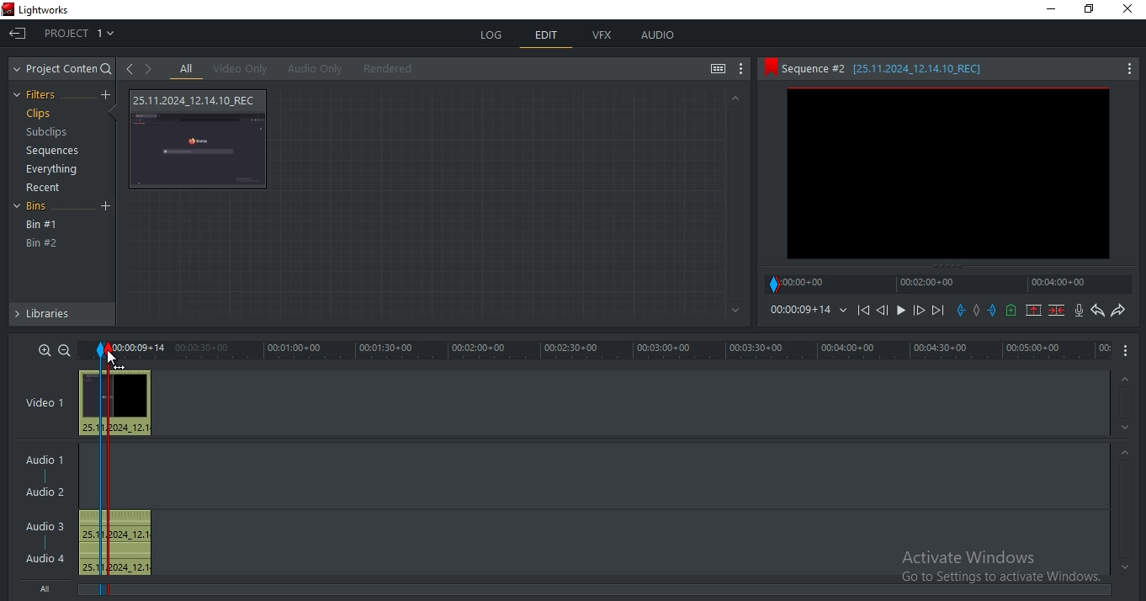 This screenshot has width=1146, height=601. What do you see at coordinates (101, 350) in the screenshot?
I see `mark` at bounding box center [101, 350].